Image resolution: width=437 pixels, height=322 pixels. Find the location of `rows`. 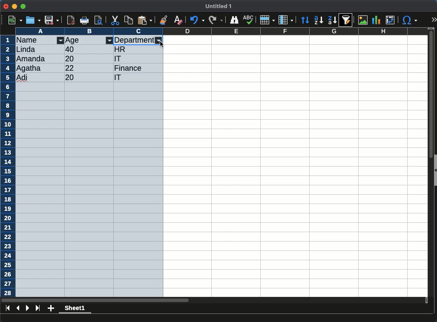

rows is located at coordinates (8, 166).